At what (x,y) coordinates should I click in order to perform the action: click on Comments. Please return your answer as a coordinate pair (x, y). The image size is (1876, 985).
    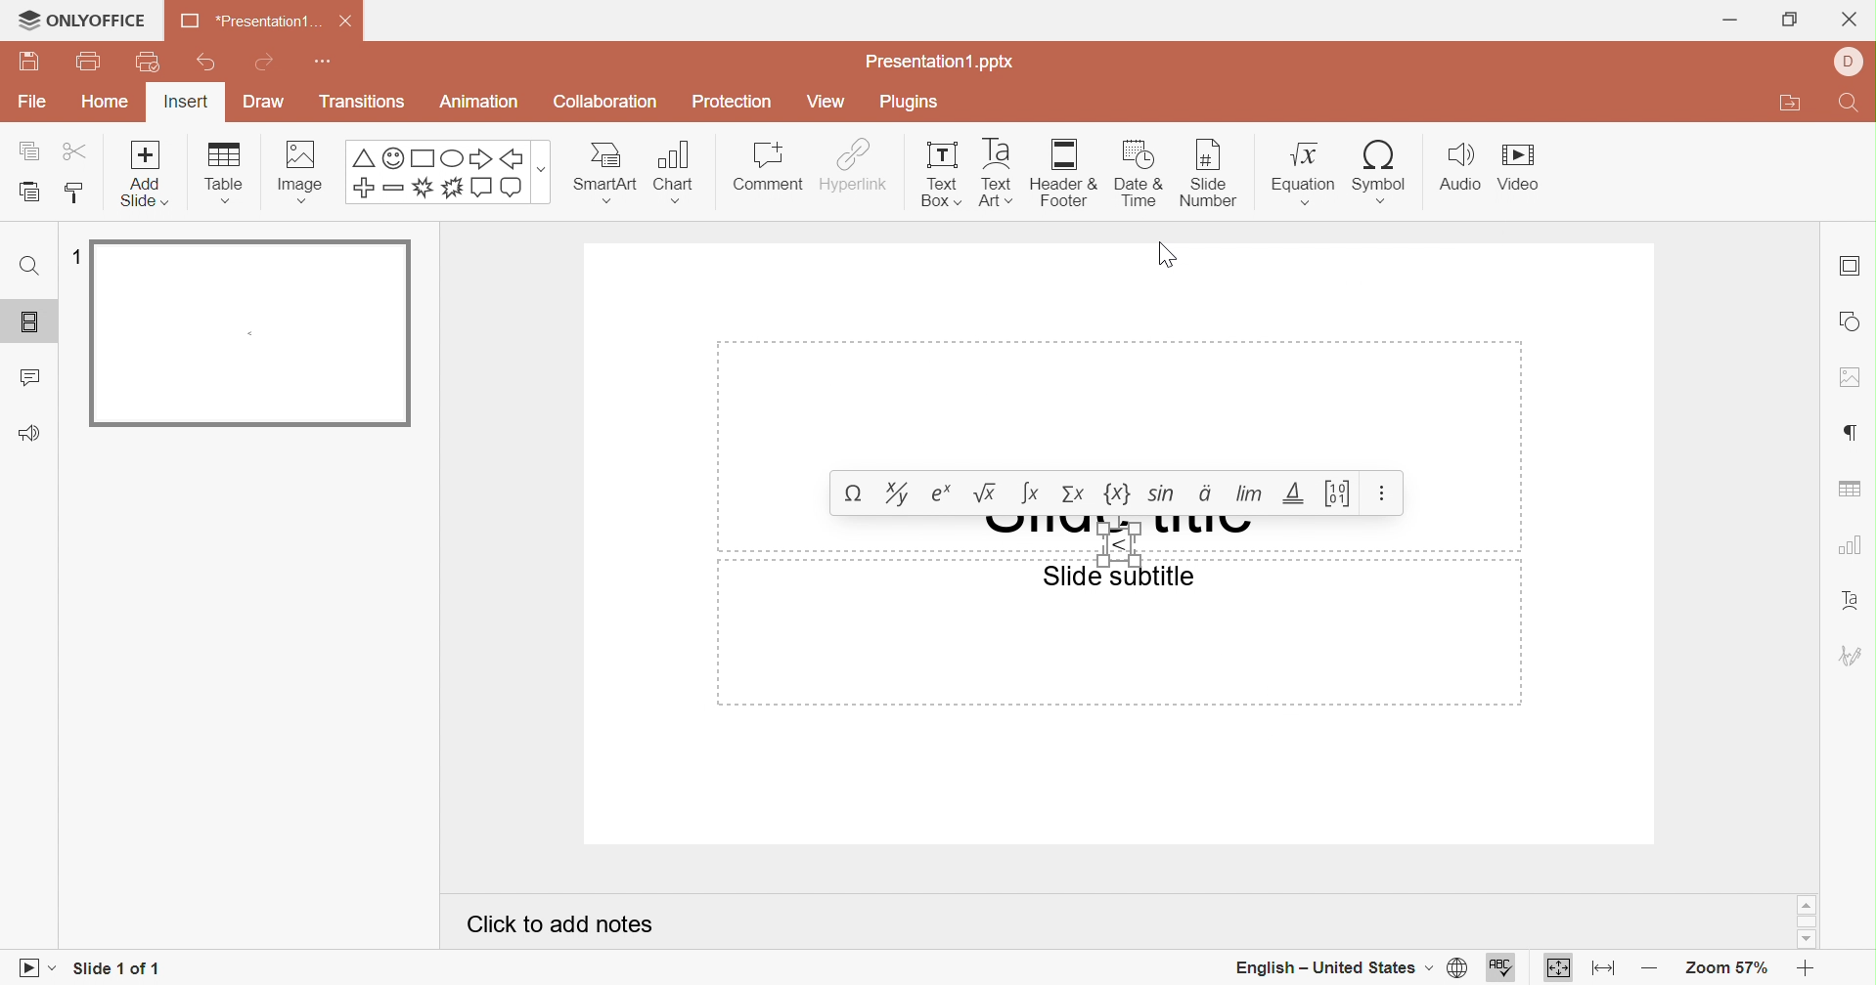
    Looking at the image, I should click on (31, 375).